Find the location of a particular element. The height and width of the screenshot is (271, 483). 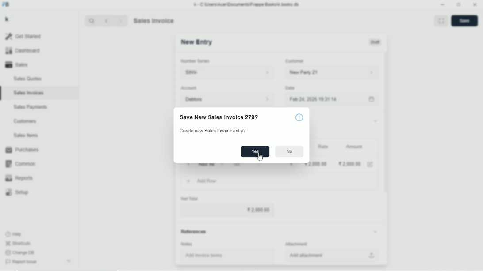

! is located at coordinates (299, 117).